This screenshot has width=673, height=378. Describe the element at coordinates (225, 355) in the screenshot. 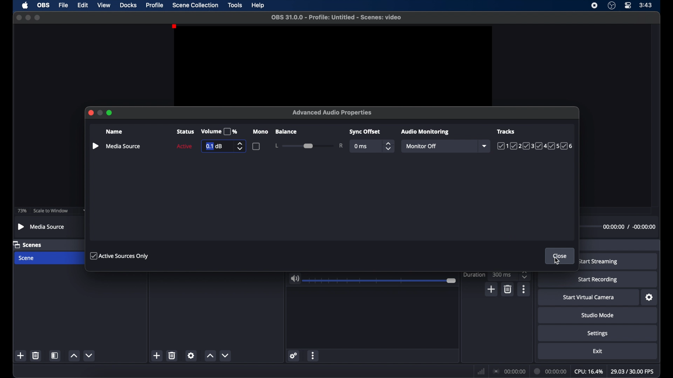

I see `decrement` at that location.